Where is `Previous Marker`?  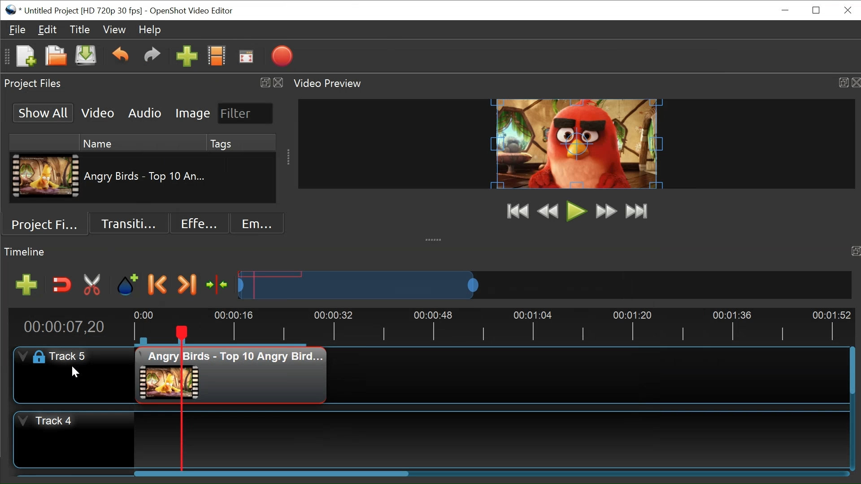 Previous Marker is located at coordinates (157, 285).